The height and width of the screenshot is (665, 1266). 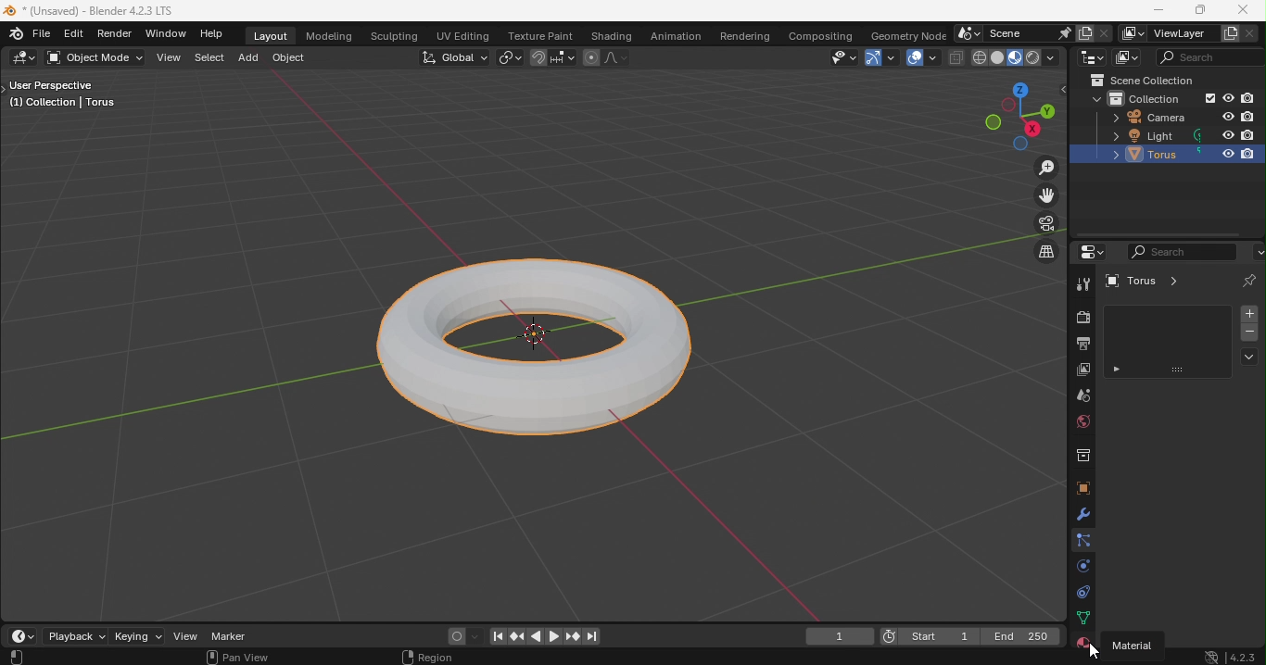 What do you see at coordinates (541, 34) in the screenshot?
I see `Texture paint` at bounding box center [541, 34].